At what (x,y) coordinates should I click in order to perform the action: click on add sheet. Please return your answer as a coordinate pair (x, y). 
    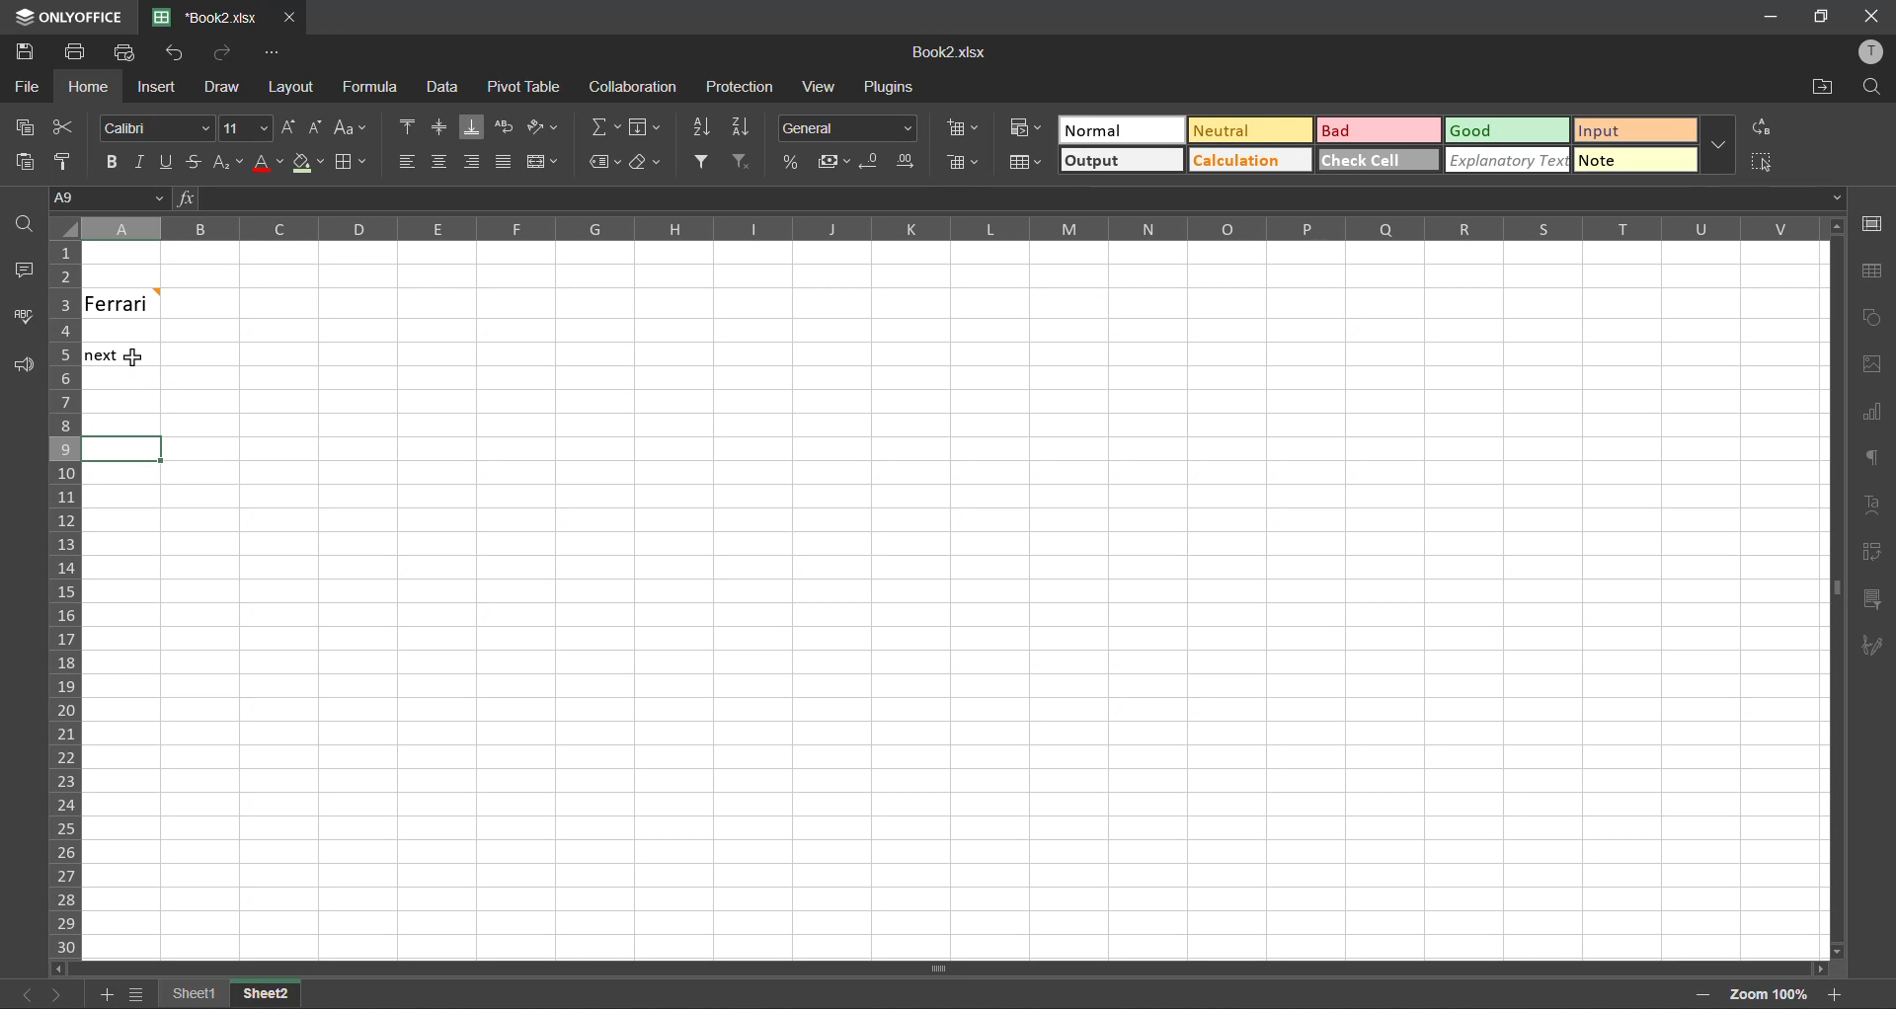
    Looking at the image, I should click on (108, 994).